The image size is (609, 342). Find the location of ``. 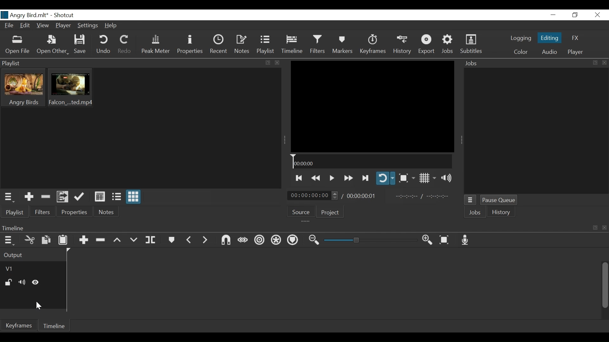

 is located at coordinates (189, 45).